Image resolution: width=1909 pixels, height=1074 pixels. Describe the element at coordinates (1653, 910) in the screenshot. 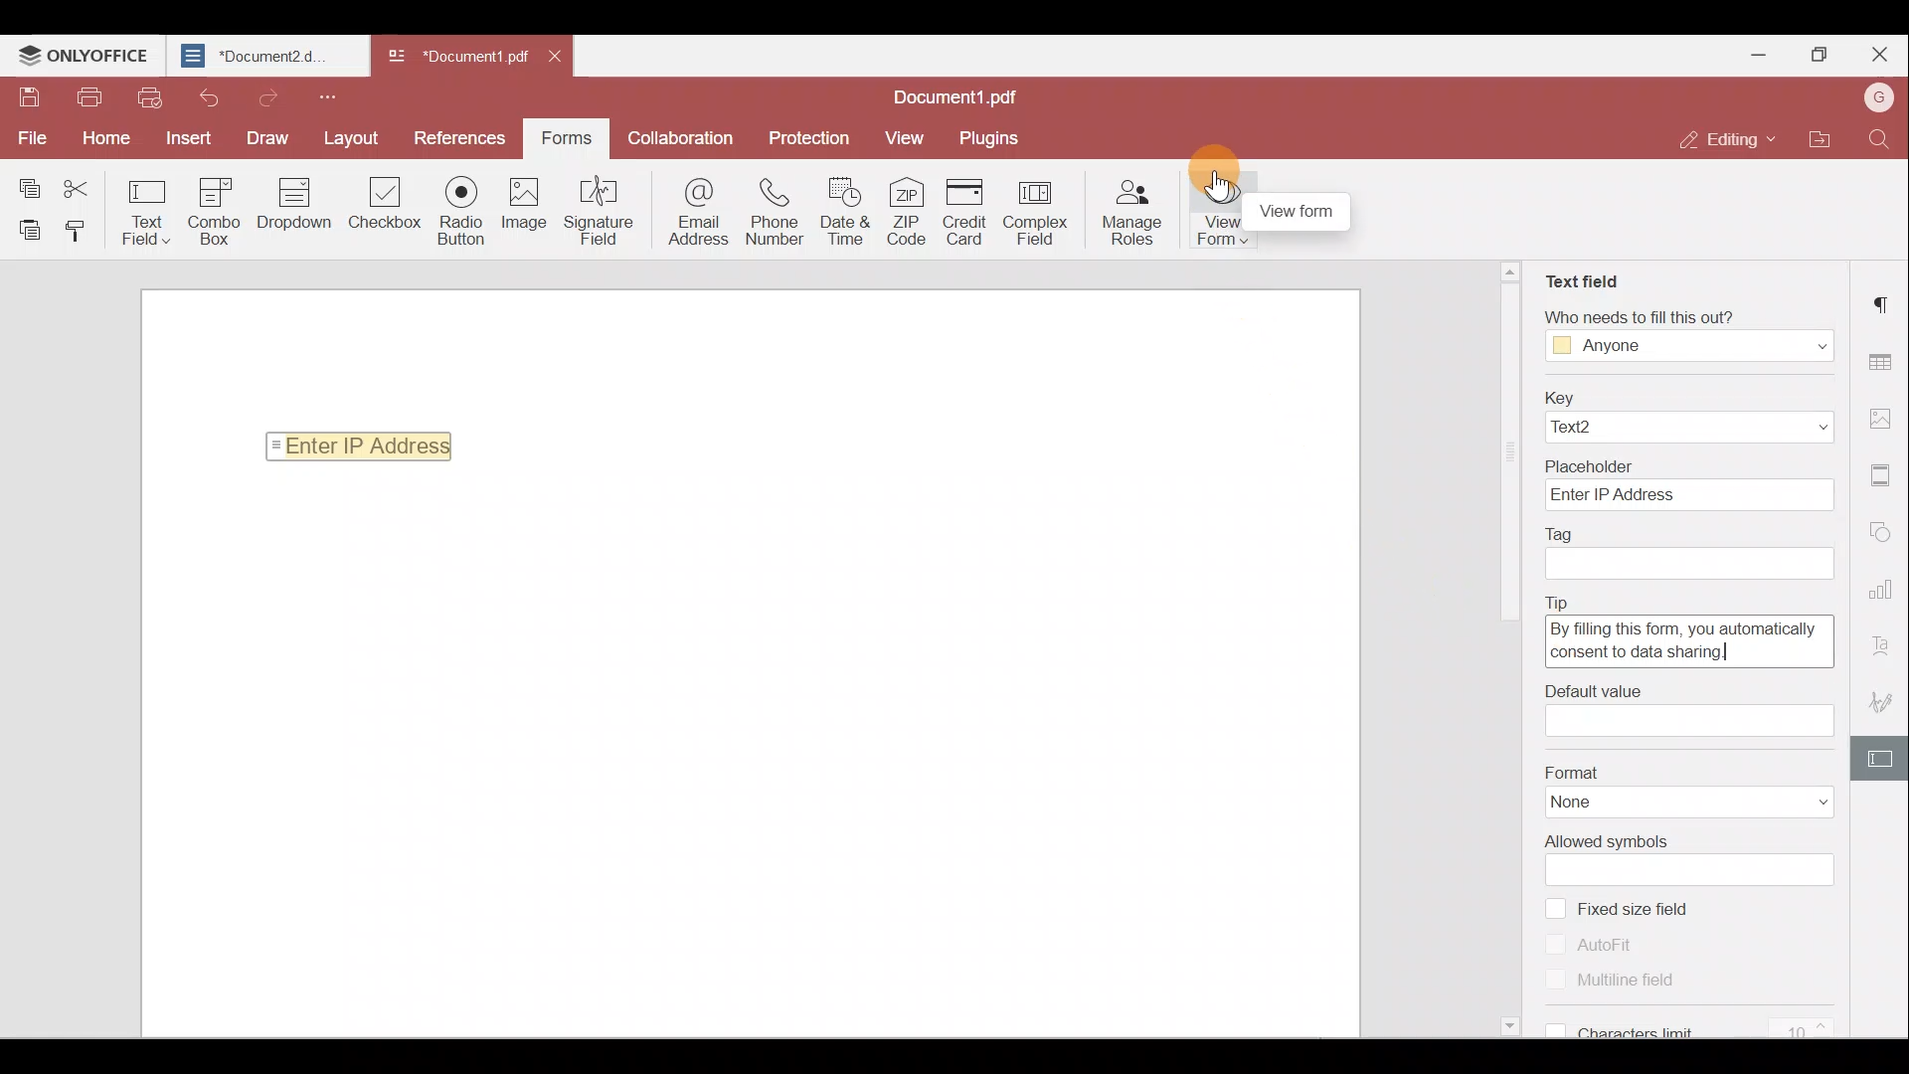

I see `Fixed size field` at that location.